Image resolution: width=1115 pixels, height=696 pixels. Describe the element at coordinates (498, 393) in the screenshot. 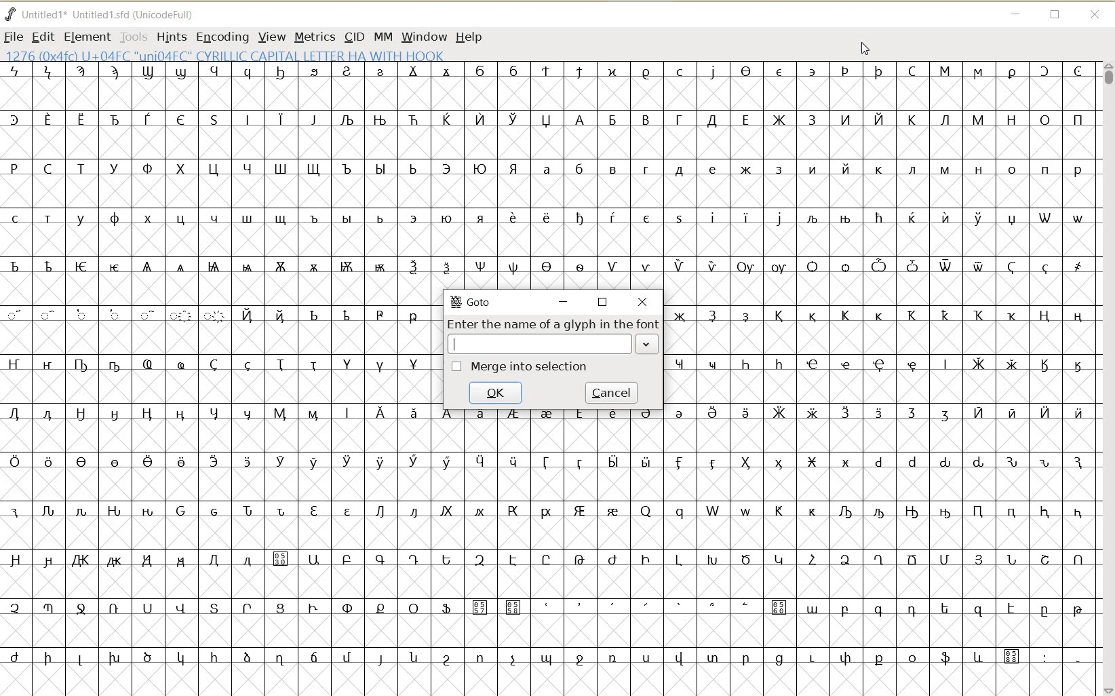

I see `ok` at that location.